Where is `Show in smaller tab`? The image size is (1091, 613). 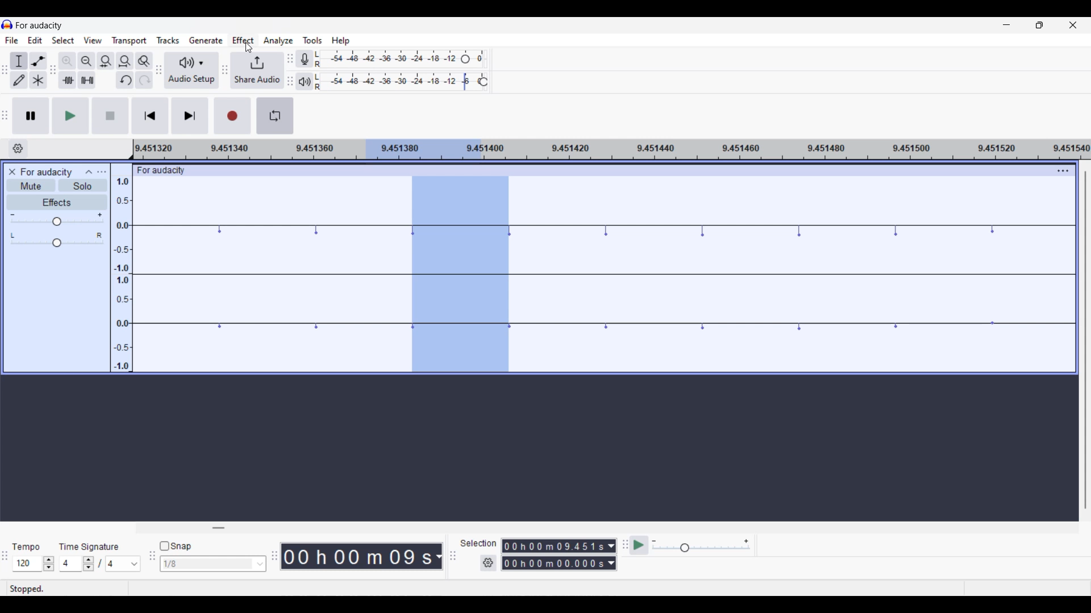
Show in smaller tab is located at coordinates (1039, 25).